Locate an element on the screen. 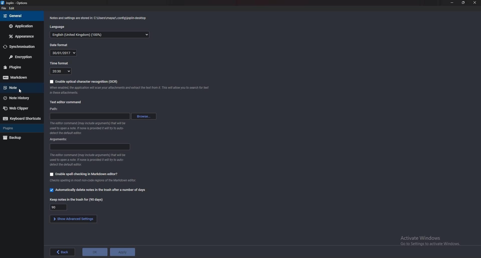  path is located at coordinates (90, 116).